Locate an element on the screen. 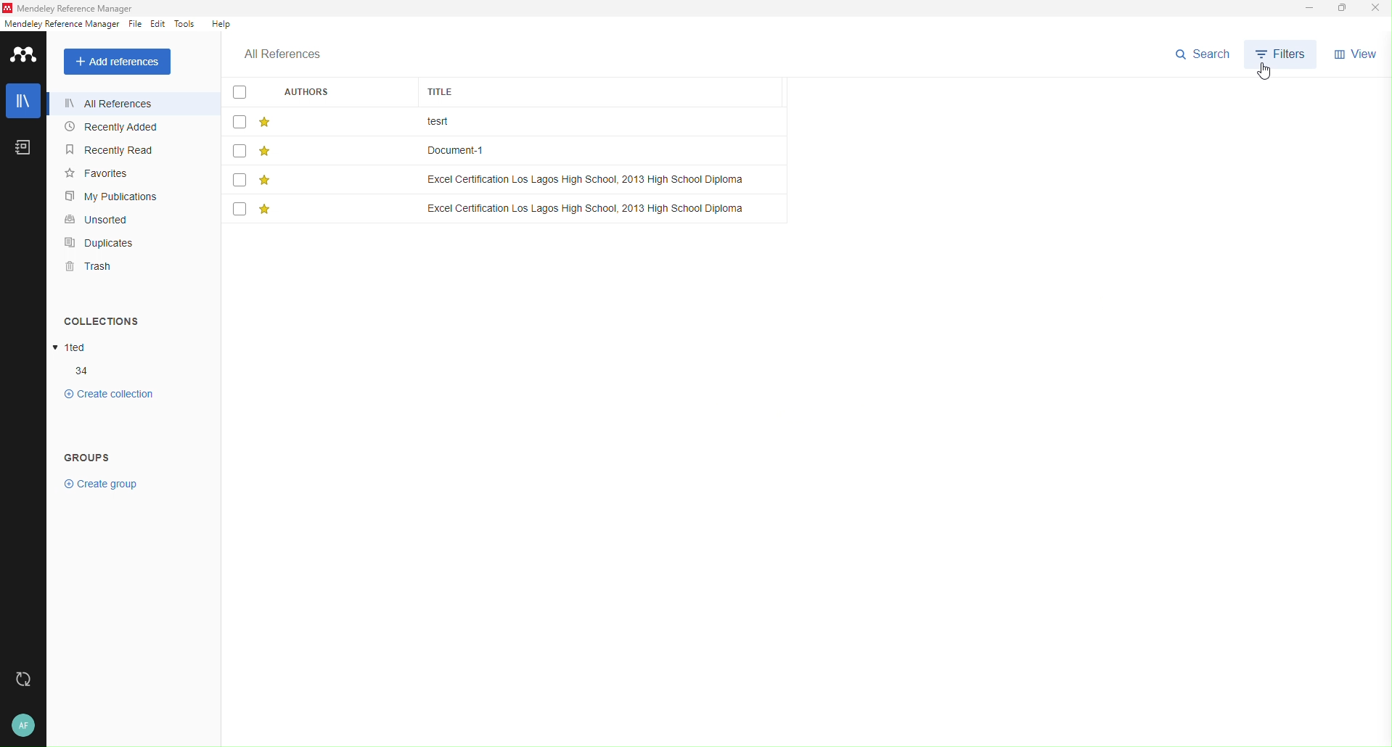  checkbox is located at coordinates (241, 208).